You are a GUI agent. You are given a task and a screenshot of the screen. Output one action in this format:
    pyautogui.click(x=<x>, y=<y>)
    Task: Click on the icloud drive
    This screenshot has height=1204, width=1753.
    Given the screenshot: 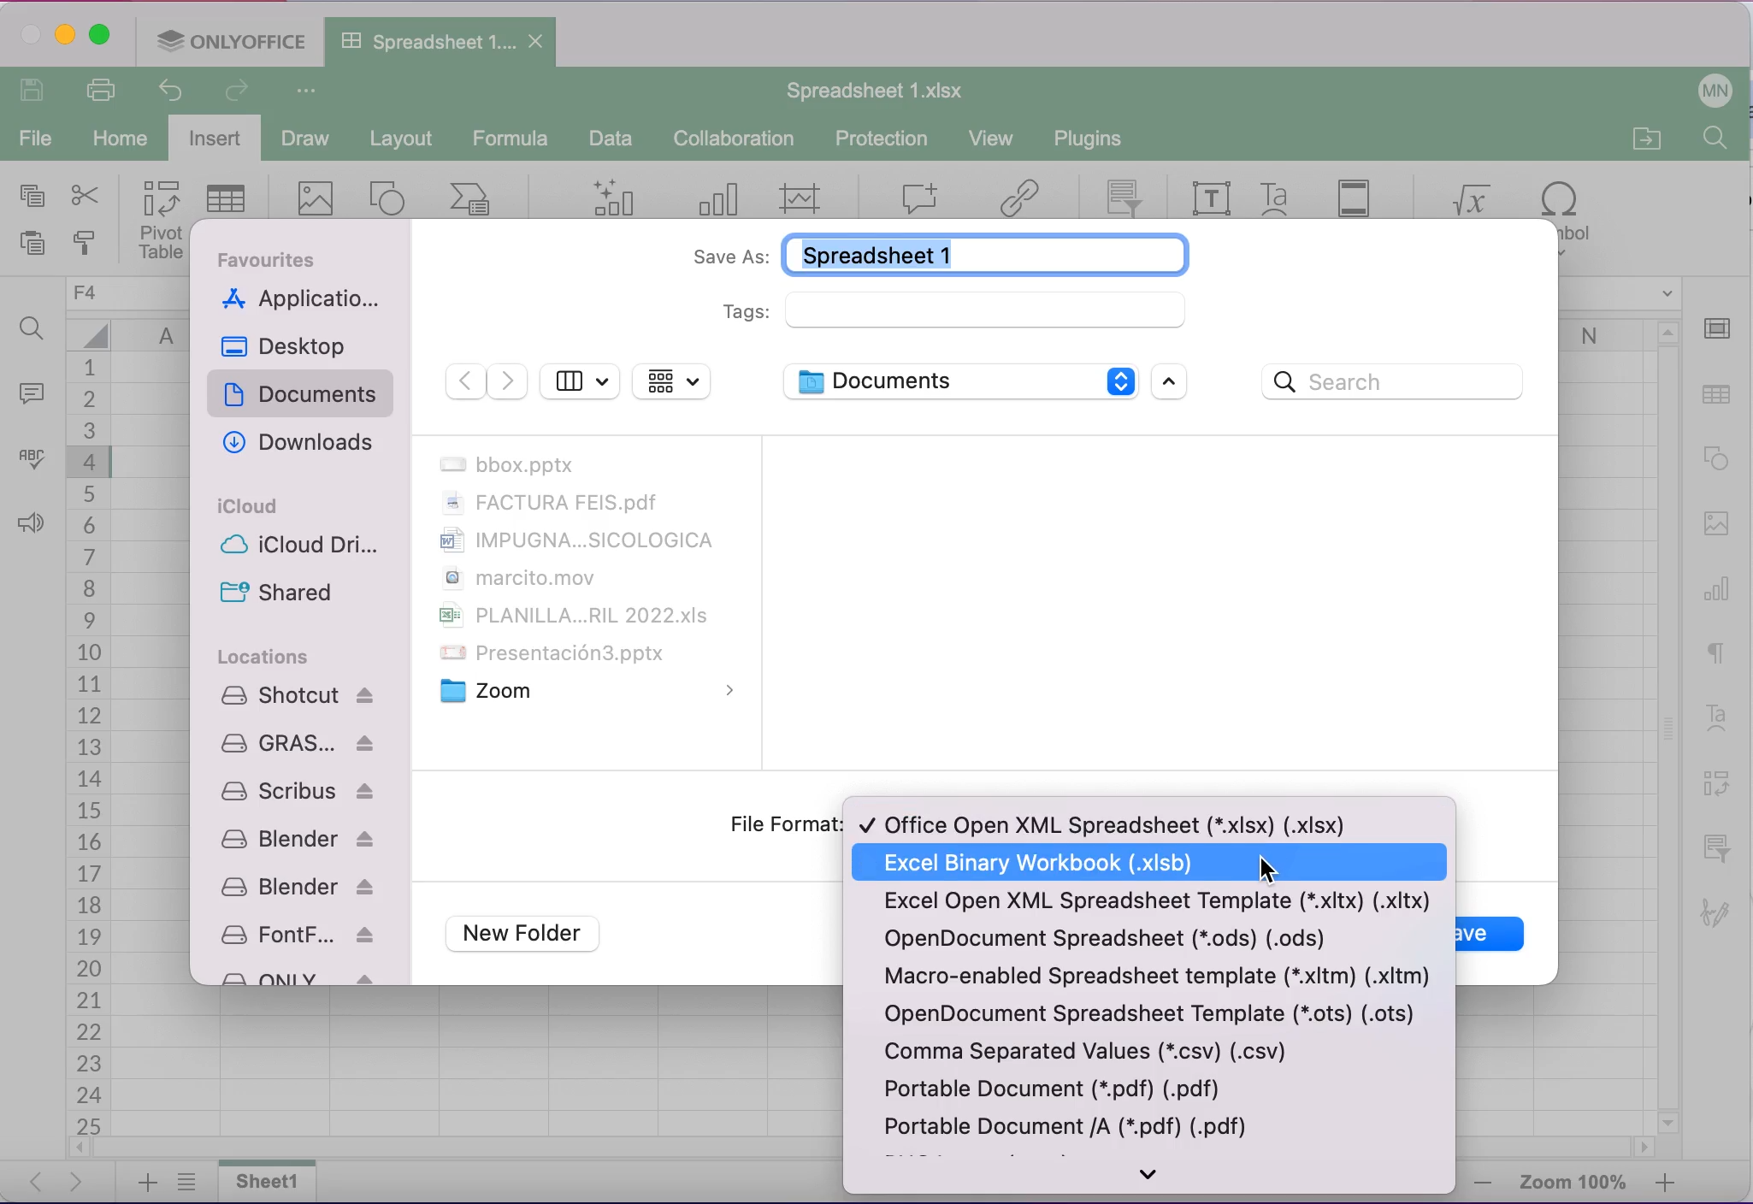 What is the action you would take?
    pyautogui.click(x=305, y=548)
    